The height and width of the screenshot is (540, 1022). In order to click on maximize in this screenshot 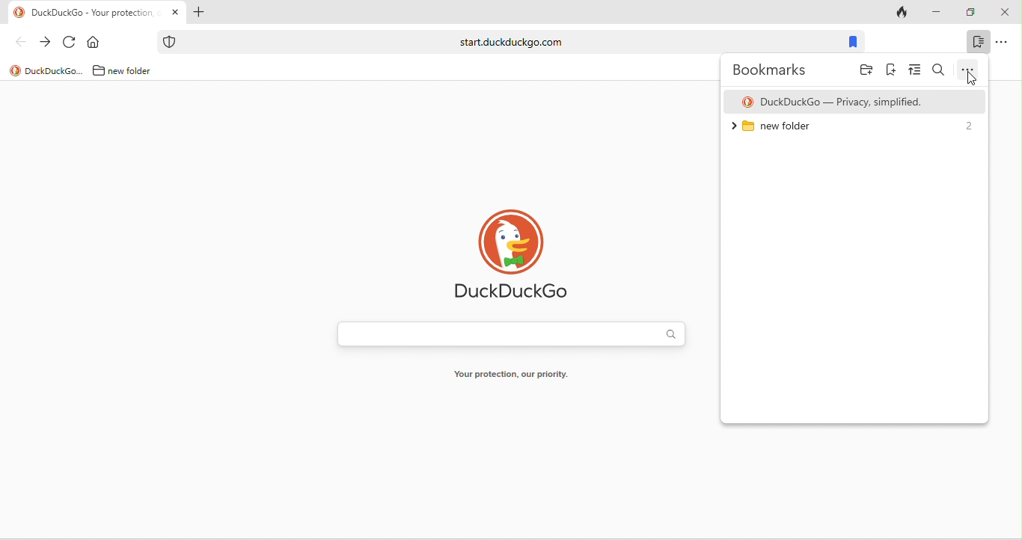, I will do `click(970, 13)`.